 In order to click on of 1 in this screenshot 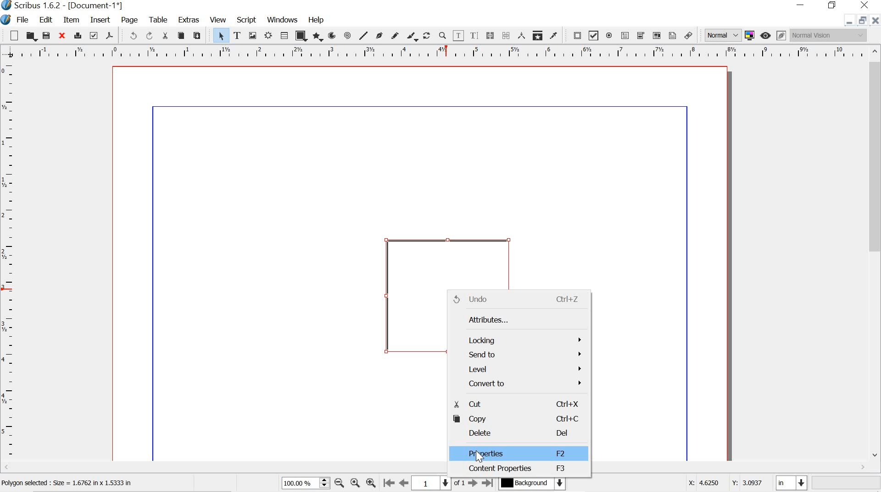, I will do `click(460, 483)`.